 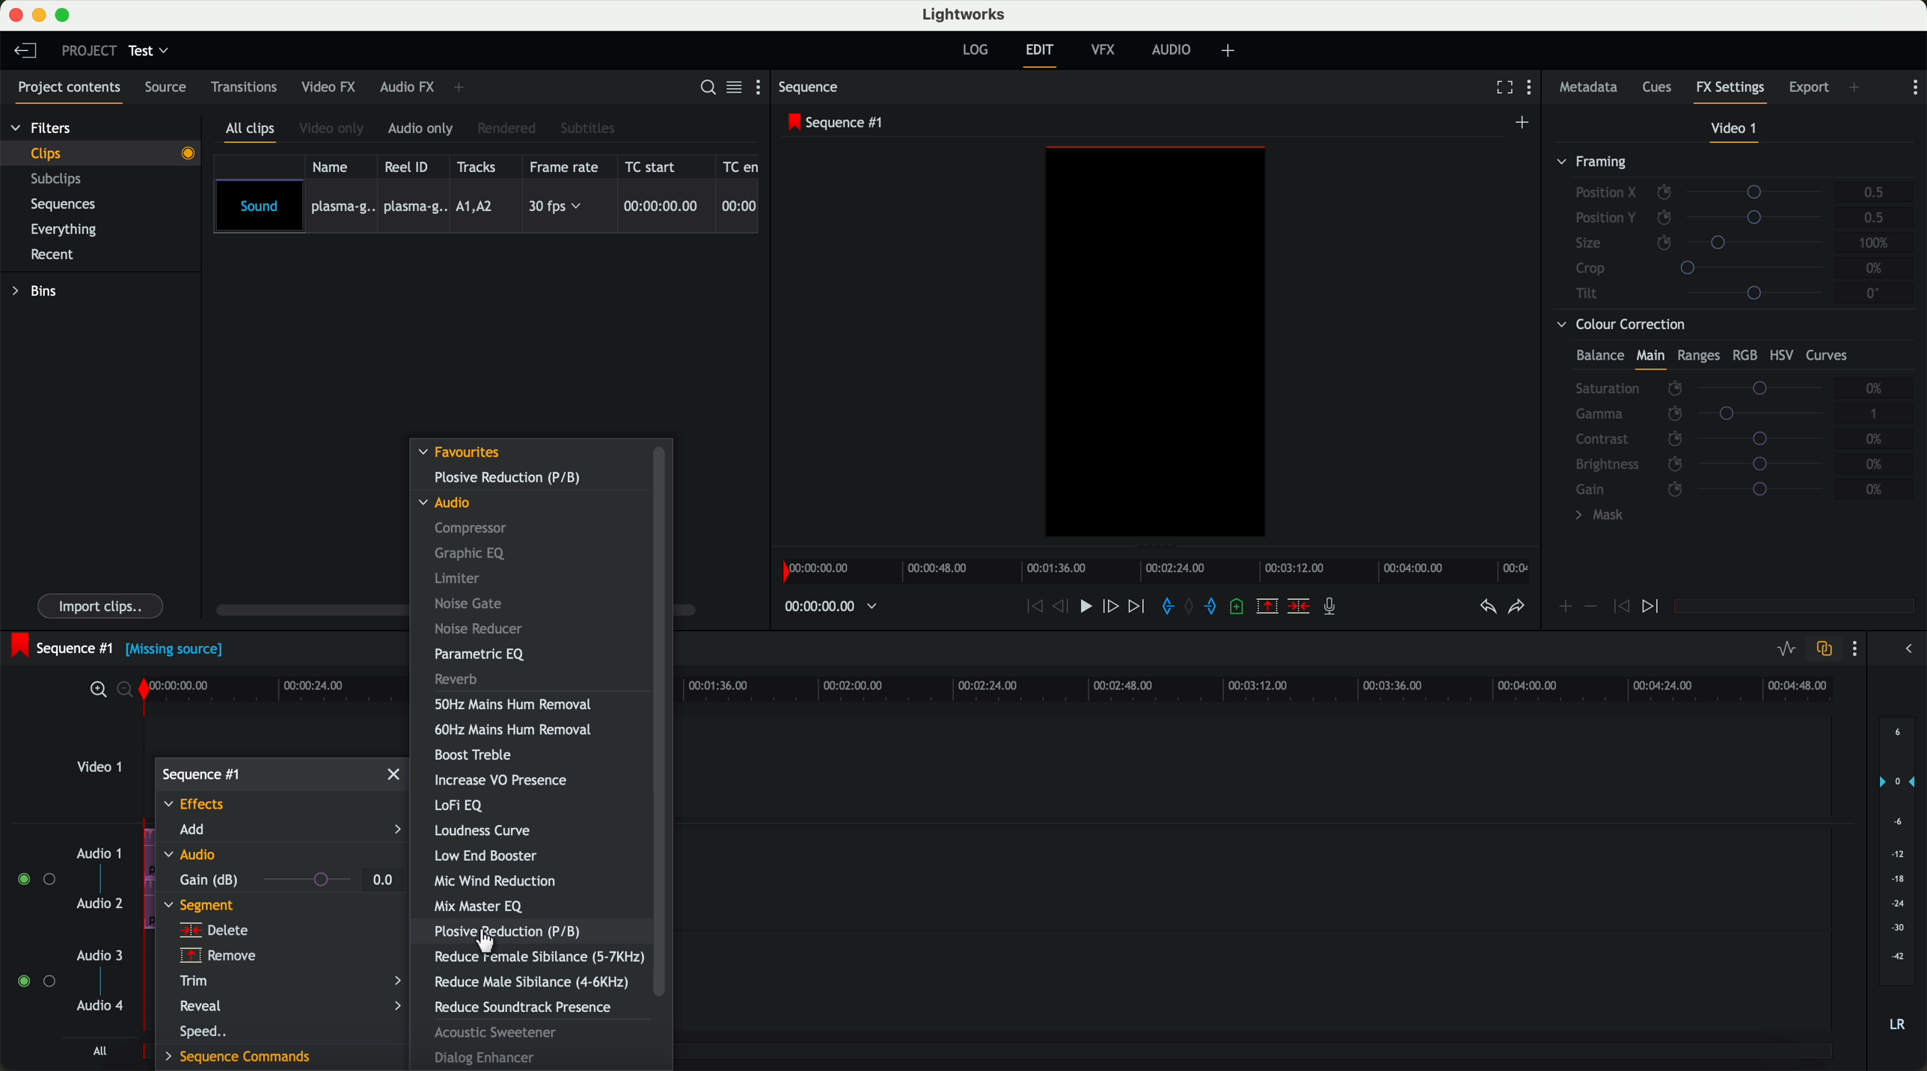 What do you see at coordinates (1524, 122) in the screenshot?
I see `create a new sequence` at bounding box center [1524, 122].